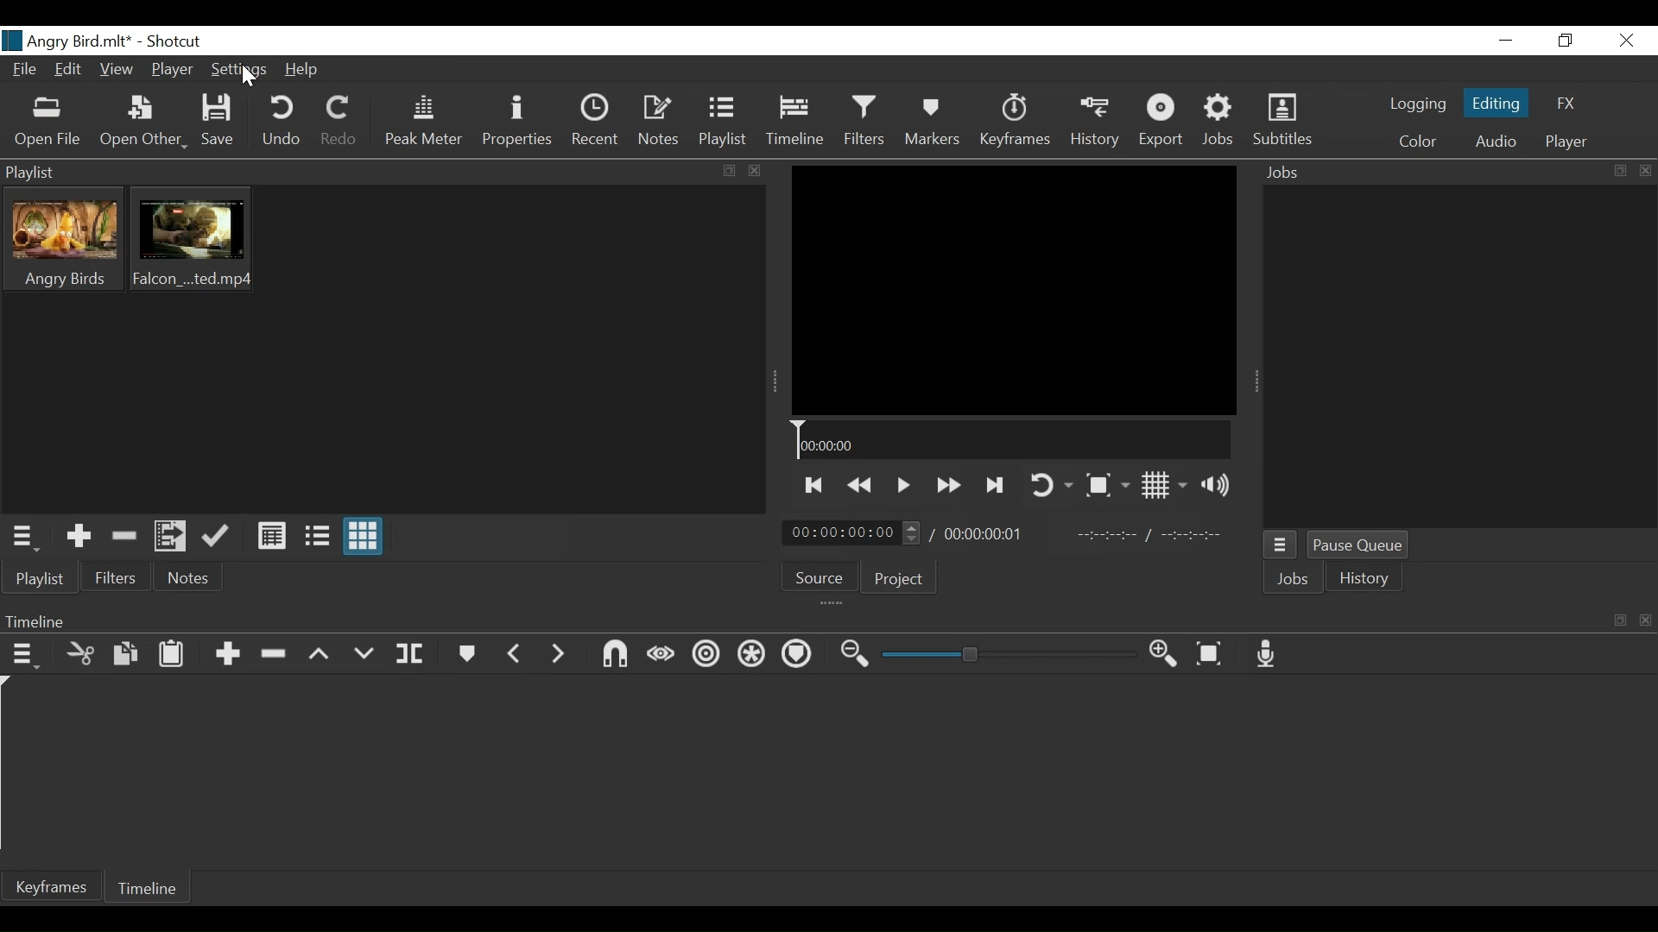 The width and height of the screenshot is (1658, 932). What do you see at coordinates (796, 122) in the screenshot?
I see `Timeline` at bounding box center [796, 122].